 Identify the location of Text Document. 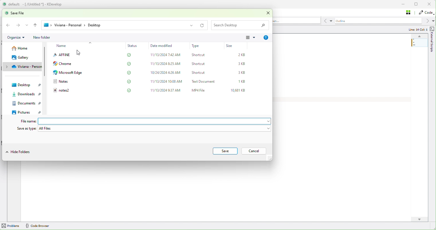
(205, 81).